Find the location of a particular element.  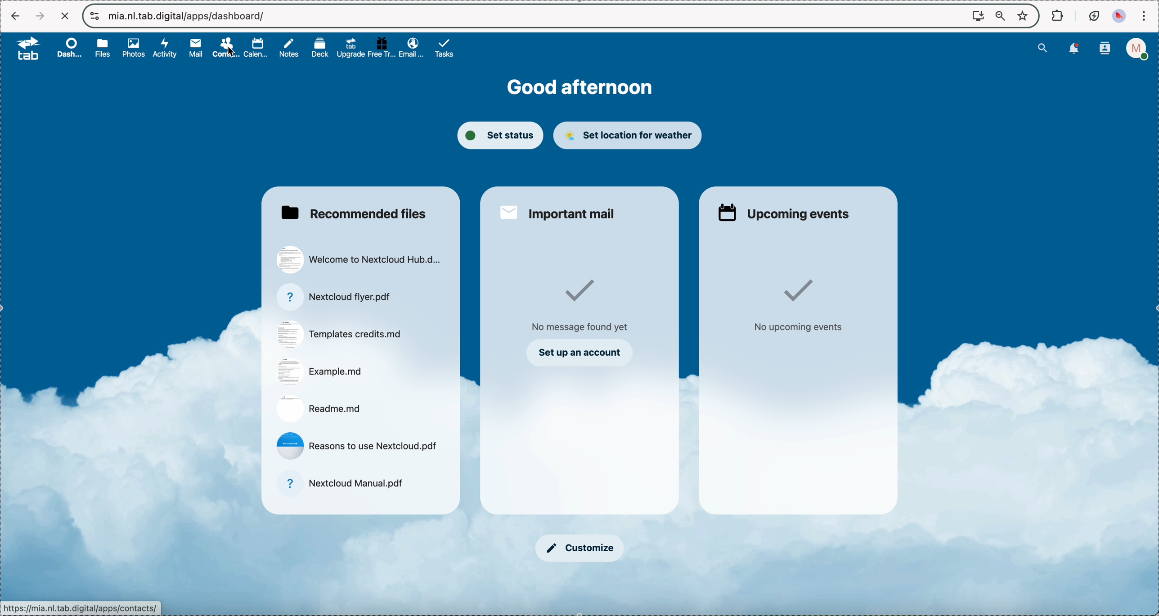

notes is located at coordinates (290, 48).